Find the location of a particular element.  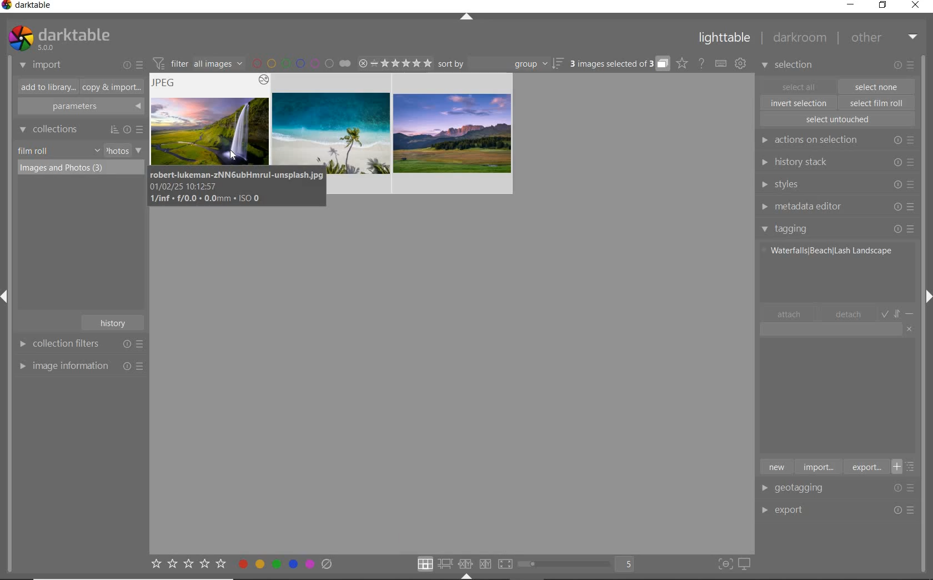

expand/collapse is located at coordinates (467, 18).